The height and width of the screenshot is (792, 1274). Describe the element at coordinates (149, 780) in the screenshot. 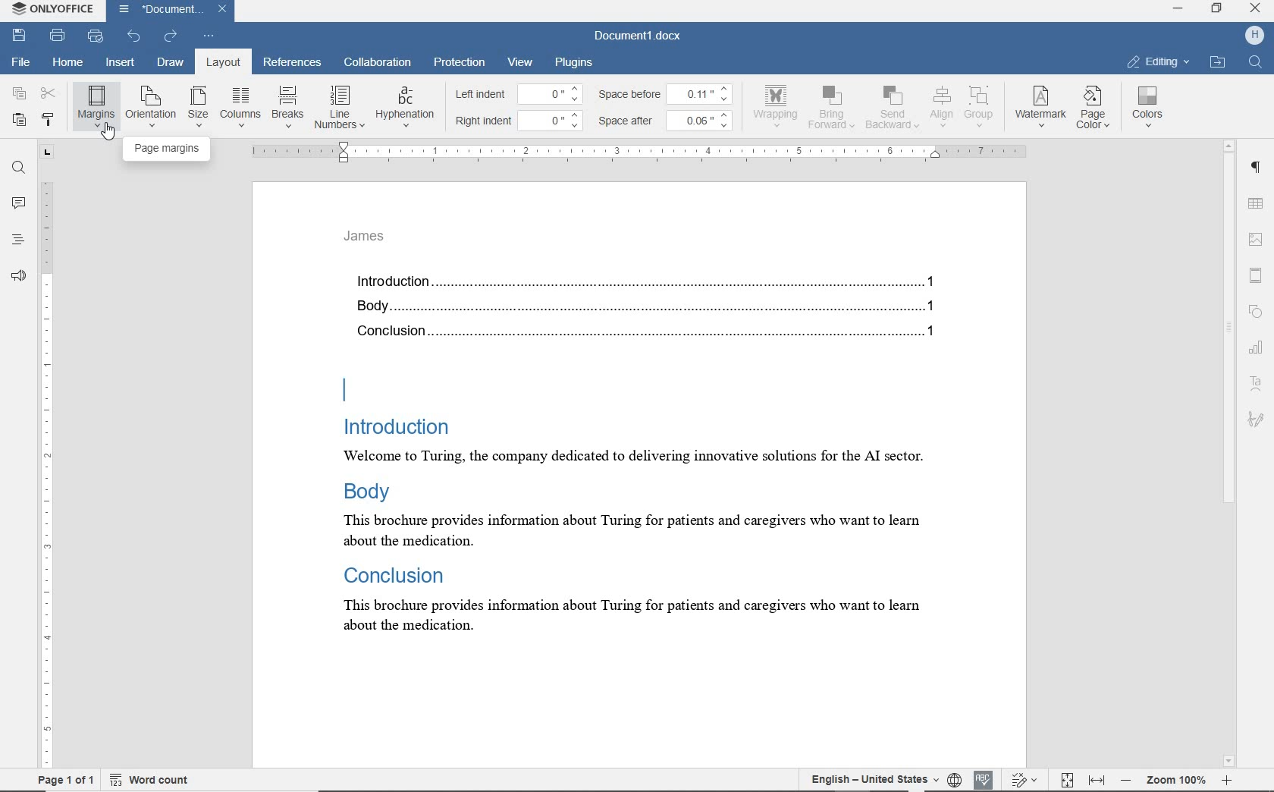

I see `word count` at that location.